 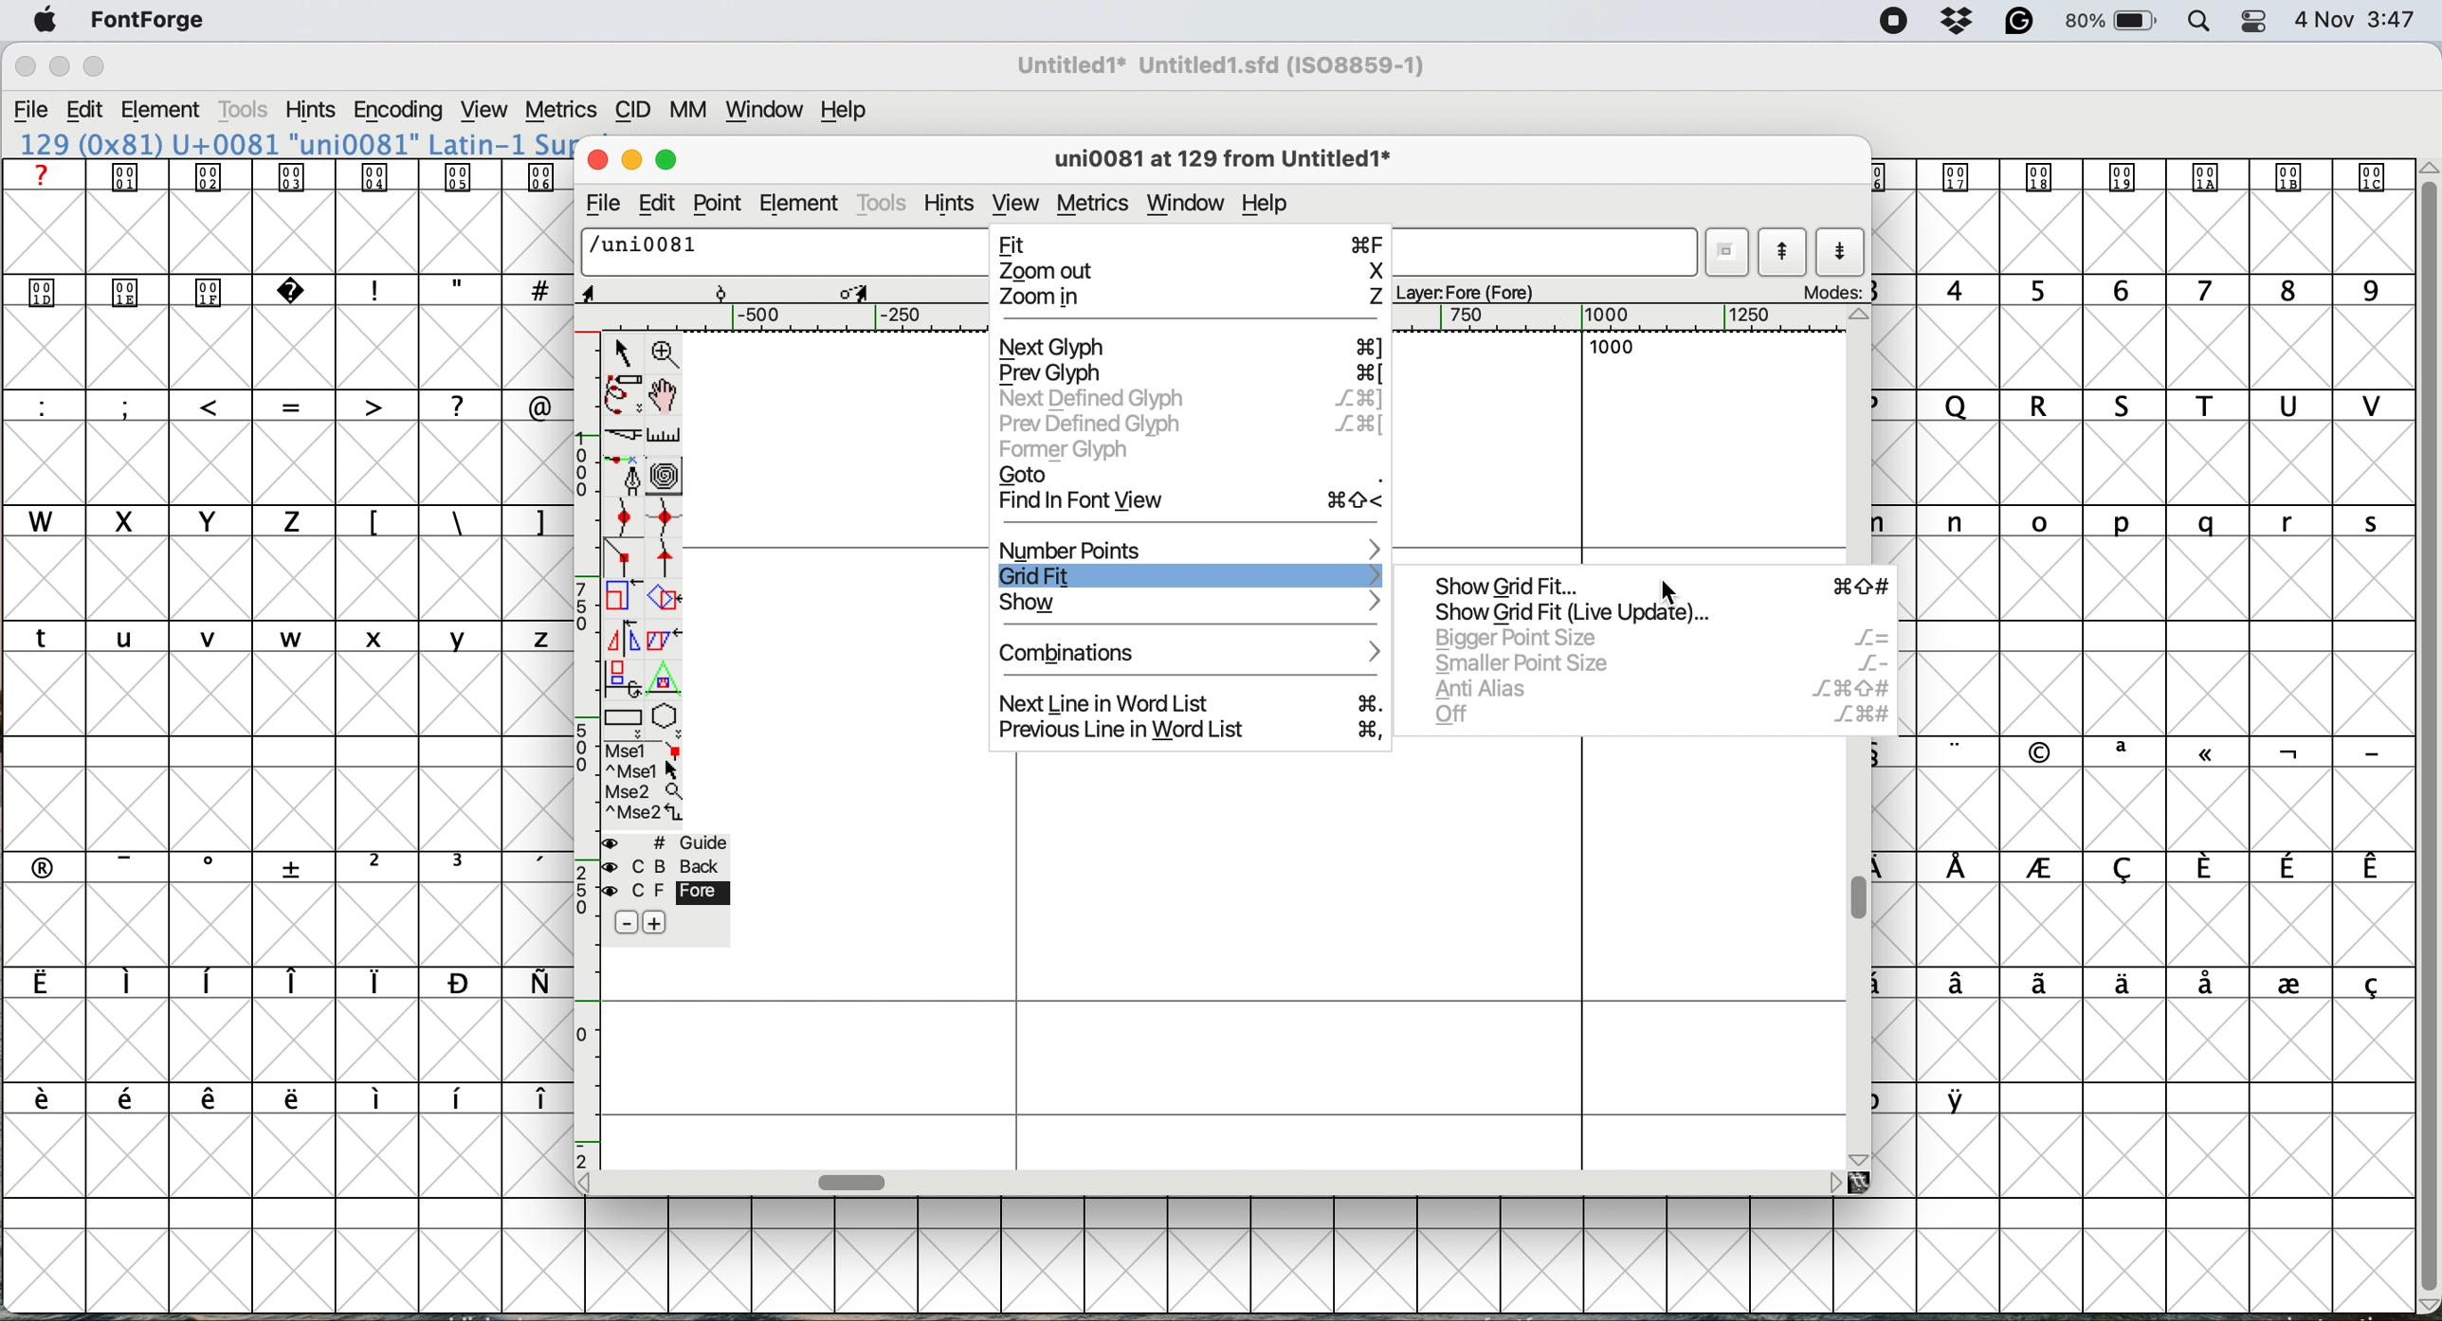 What do you see at coordinates (2110, 23) in the screenshot?
I see `Battery Percentage and Status` at bounding box center [2110, 23].